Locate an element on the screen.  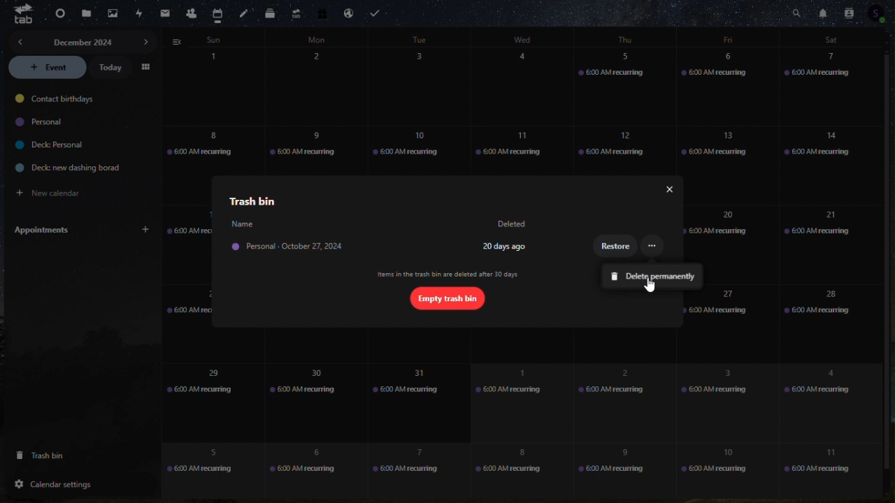
4 is located at coordinates (824, 395).